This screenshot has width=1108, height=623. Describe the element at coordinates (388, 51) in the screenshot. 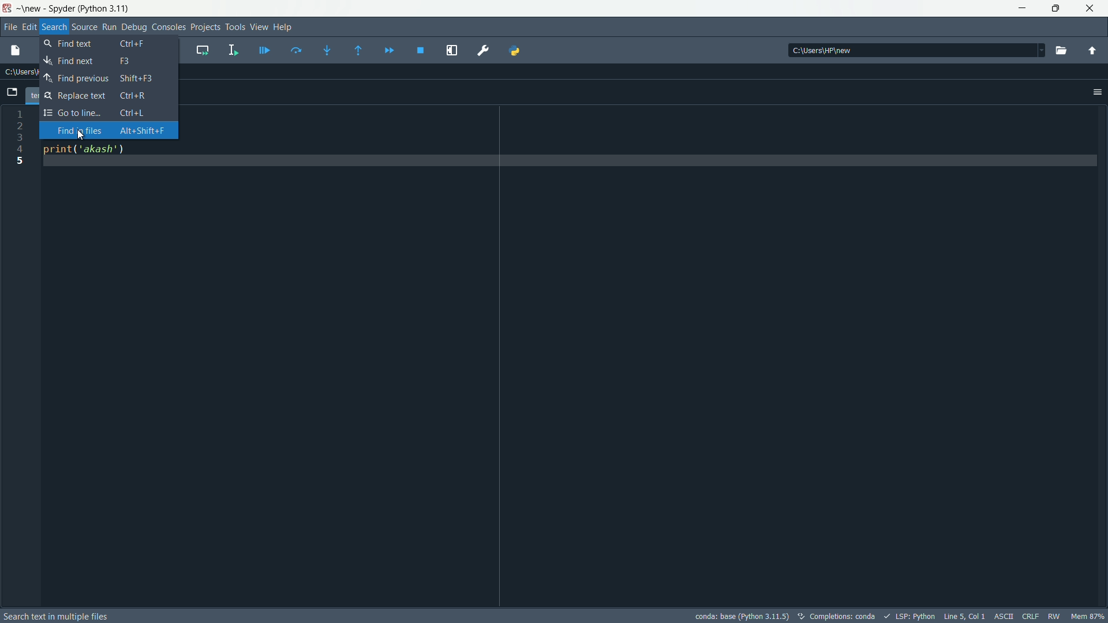

I see `continue execution until next breakpoint` at that location.